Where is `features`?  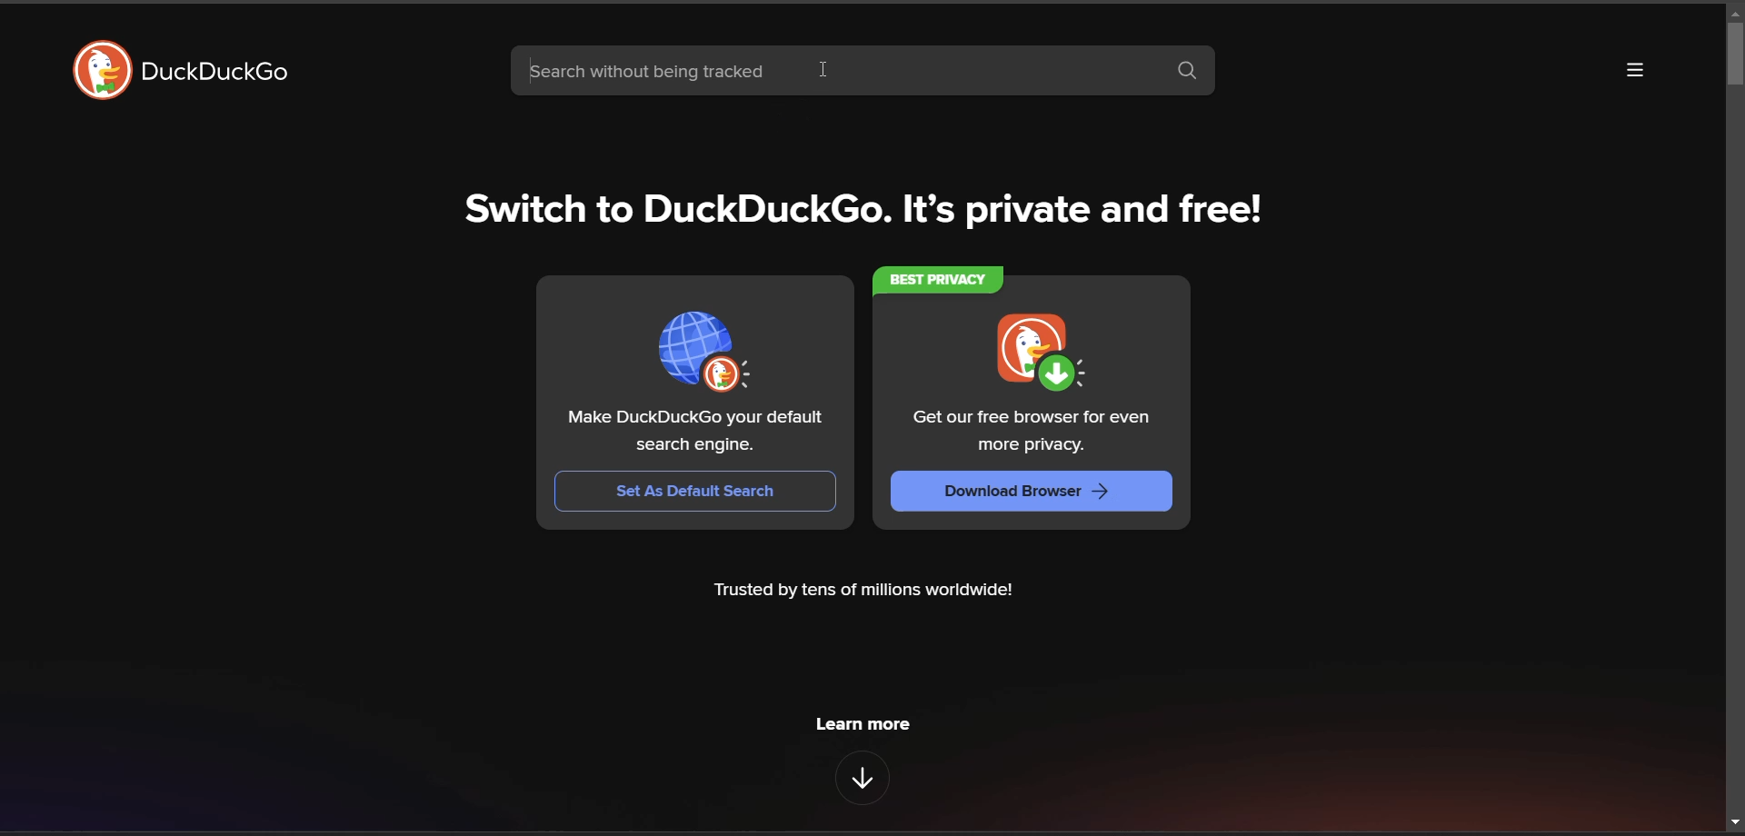
features is located at coordinates (862, 778).